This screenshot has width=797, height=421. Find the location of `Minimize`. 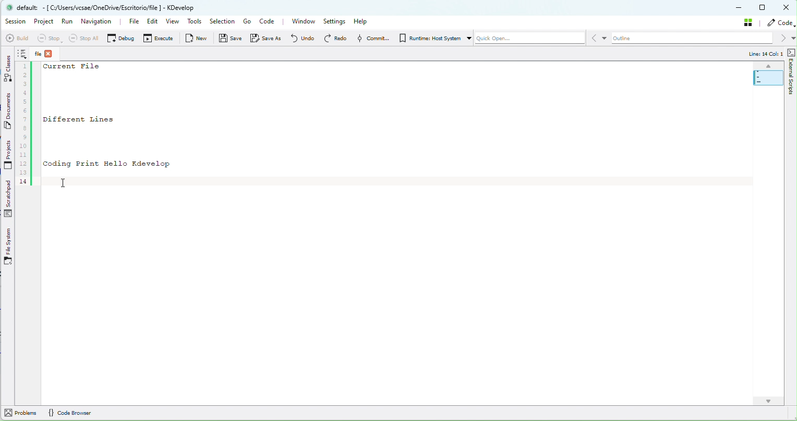

Minimize is located at coordinates (740, 8).